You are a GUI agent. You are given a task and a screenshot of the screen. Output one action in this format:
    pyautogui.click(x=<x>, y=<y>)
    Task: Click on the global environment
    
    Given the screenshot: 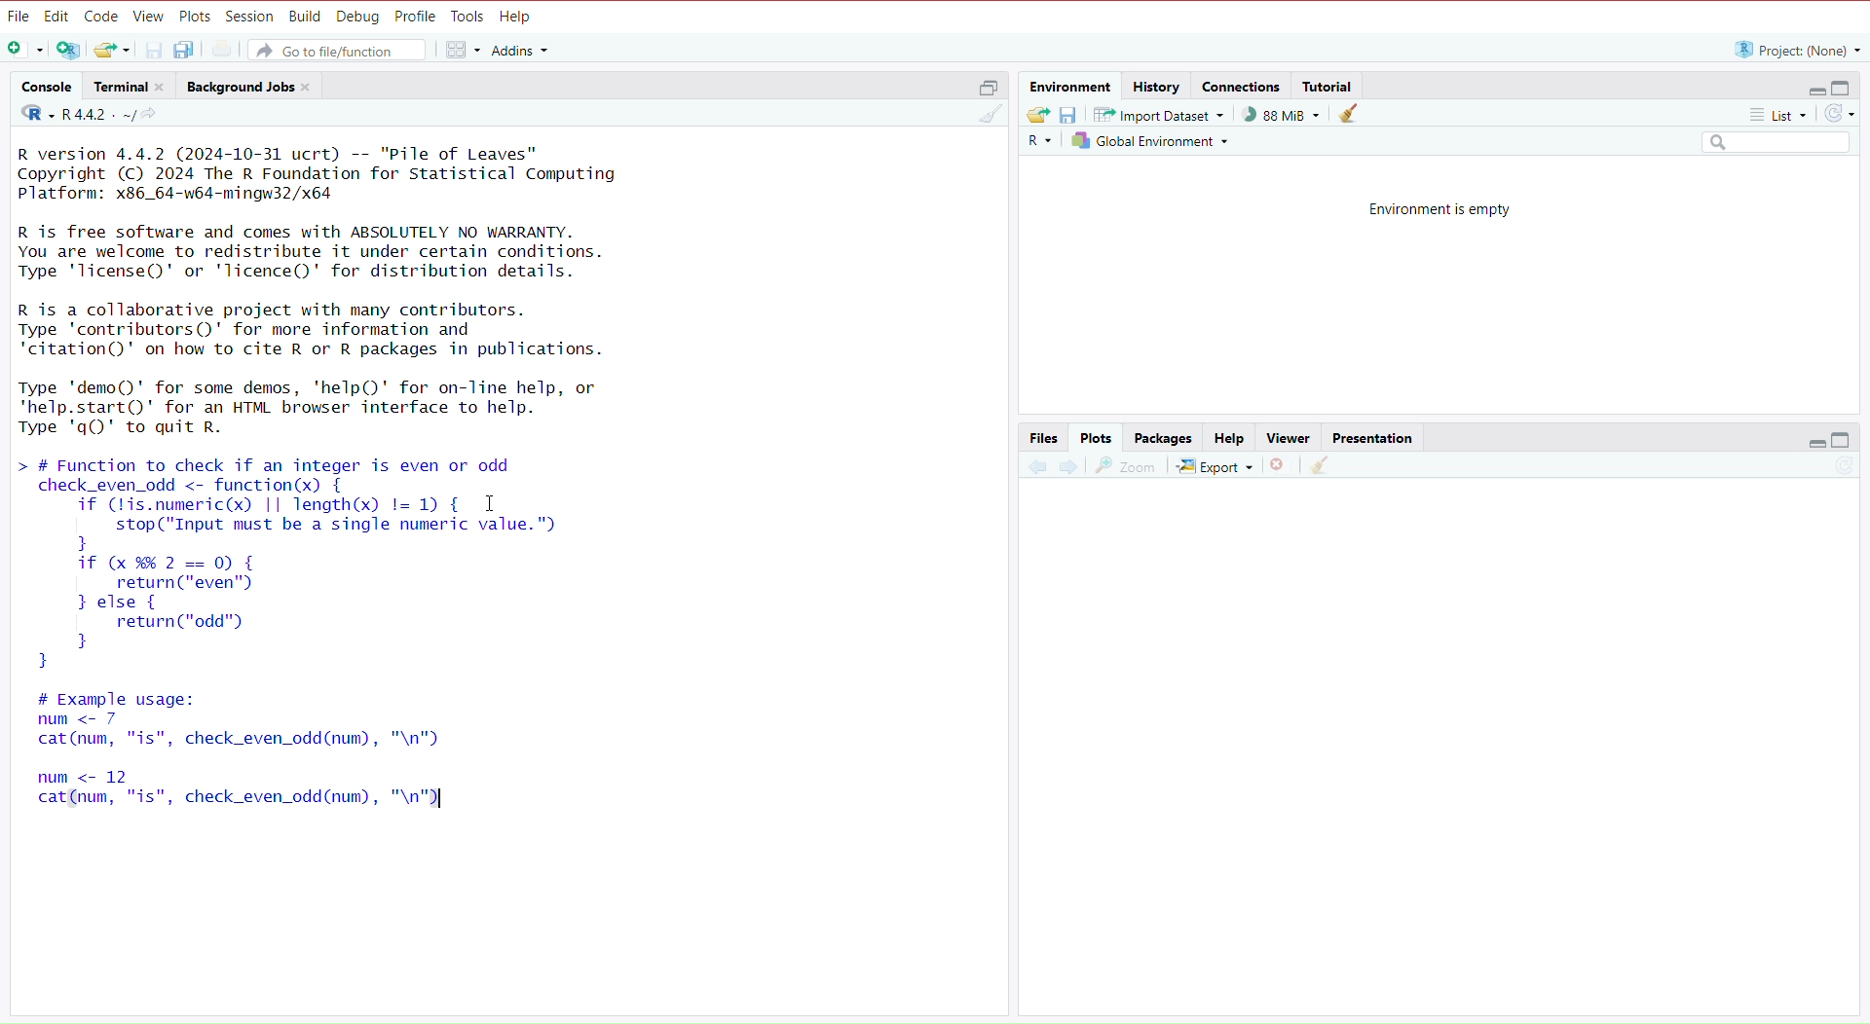 What is the action you would take?
    pyautogui.click(x=1149, y=140)
    